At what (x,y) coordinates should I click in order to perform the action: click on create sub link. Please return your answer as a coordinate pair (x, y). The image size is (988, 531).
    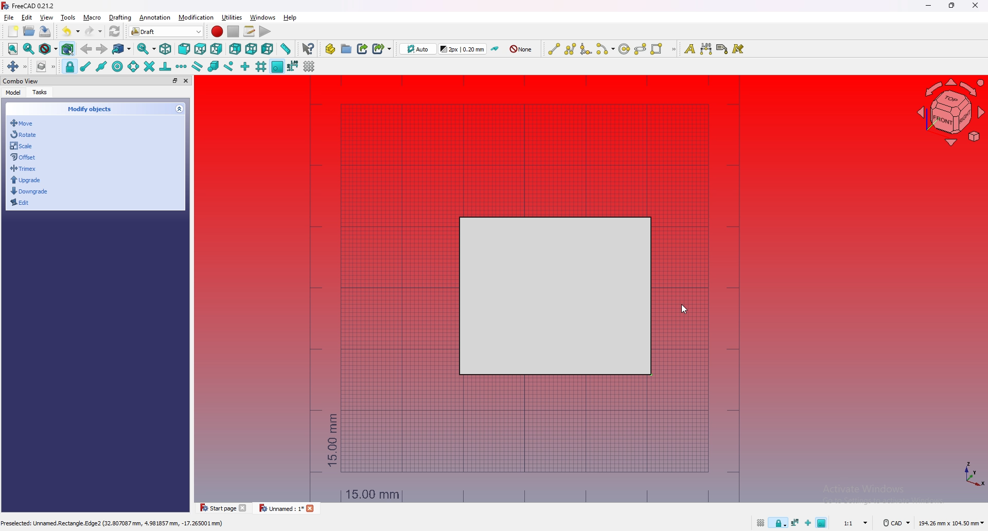
    Looking at the image, I should click on (381, 48).